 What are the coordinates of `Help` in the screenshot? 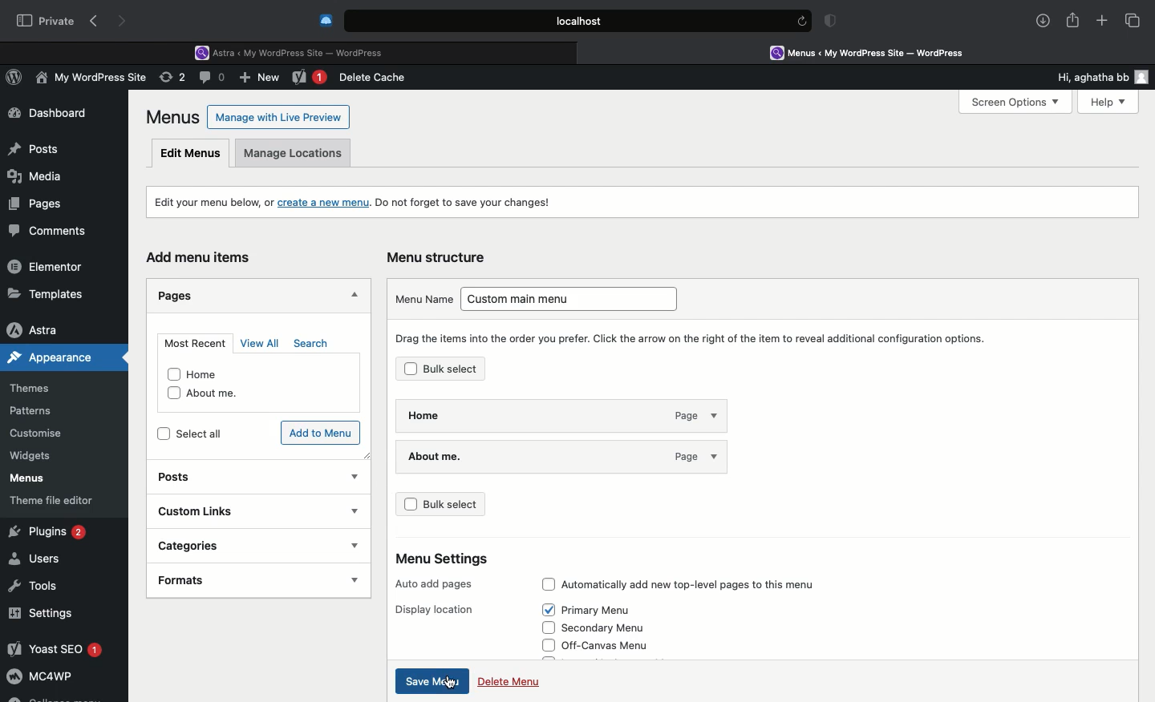 It's located at (1101, 102).